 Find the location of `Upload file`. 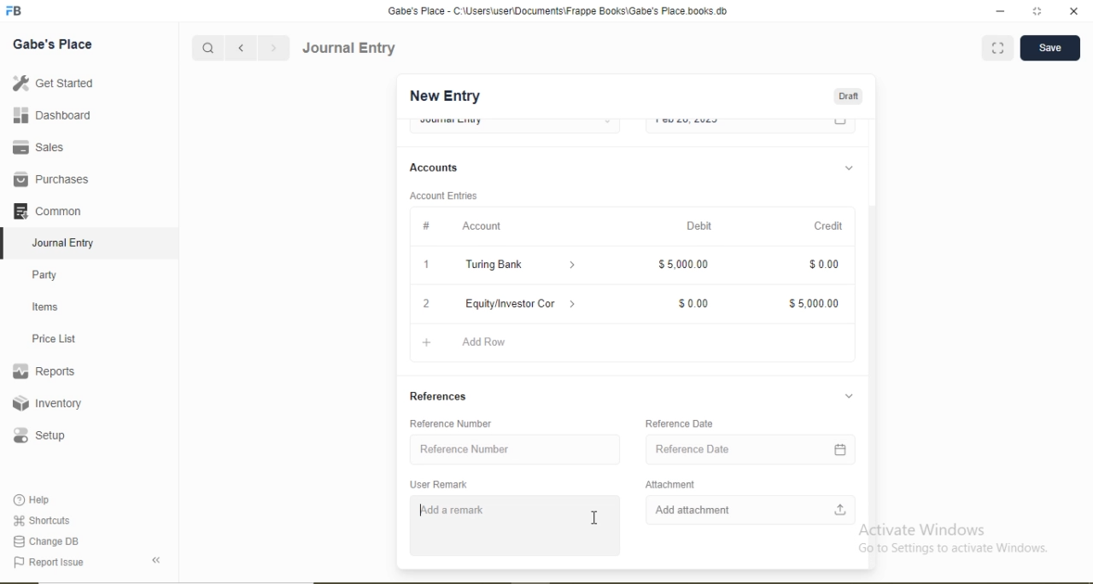

Upload file is located at coordinates (841, 509).